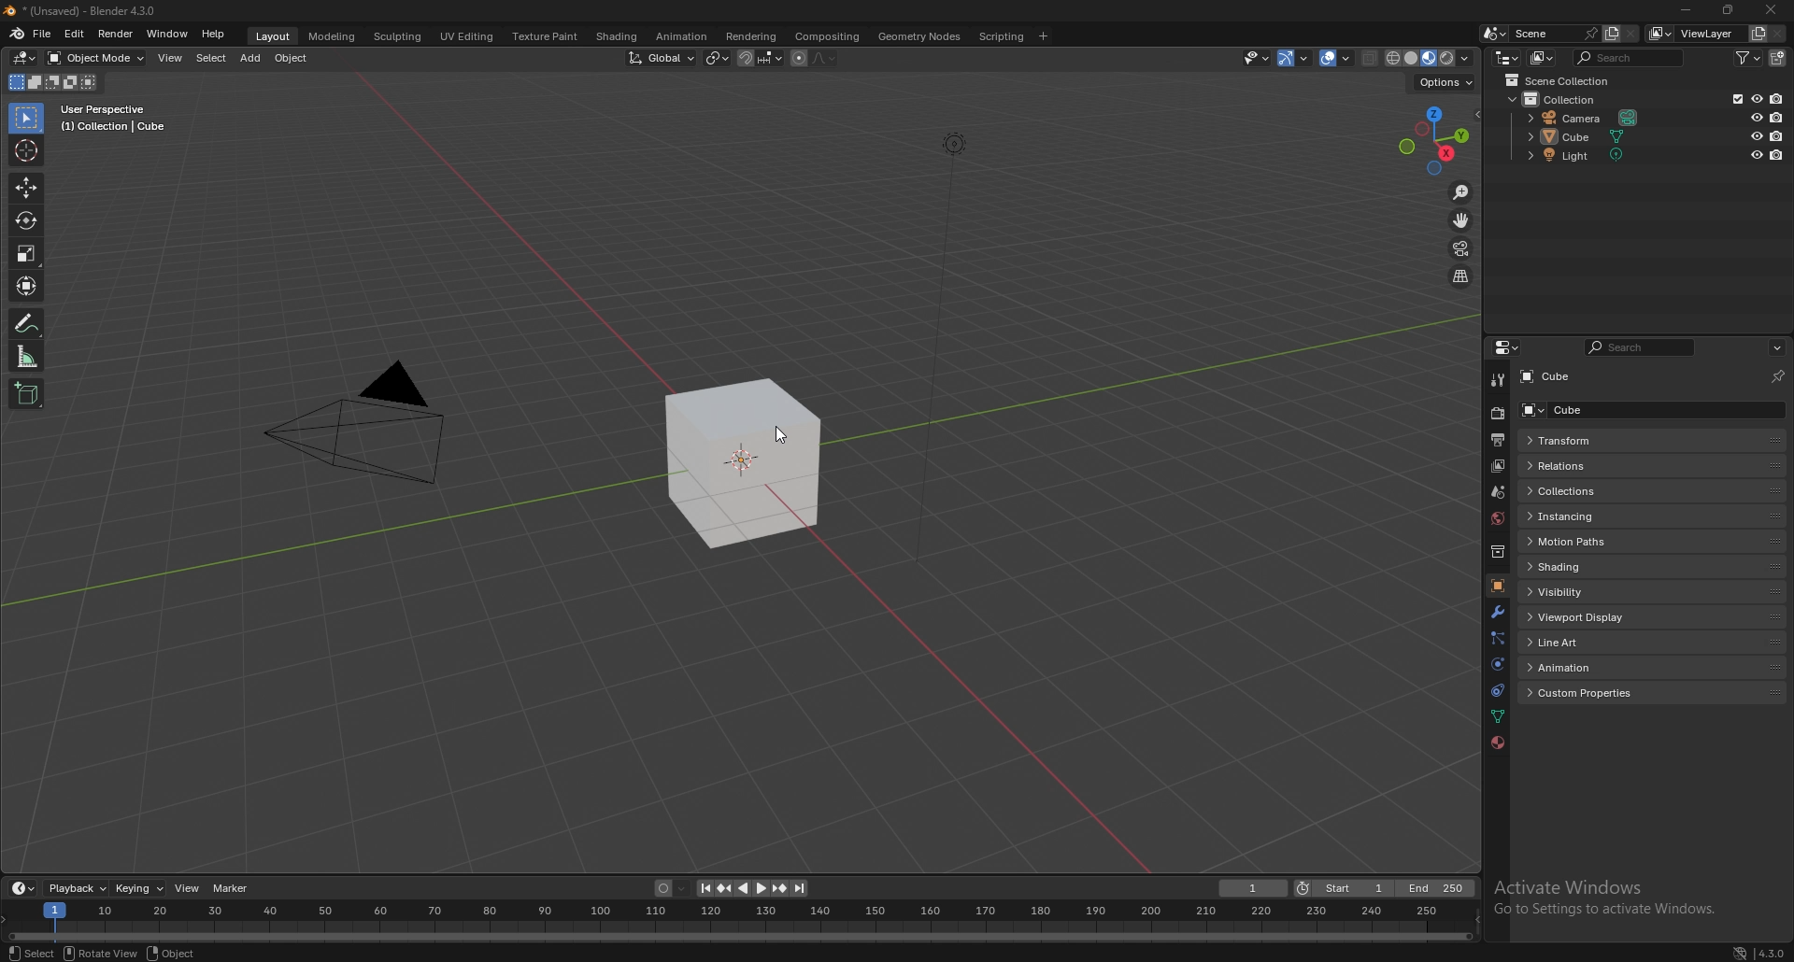 This screenshot has width=1794, height=962. I want to click on info, so click(114, 118).